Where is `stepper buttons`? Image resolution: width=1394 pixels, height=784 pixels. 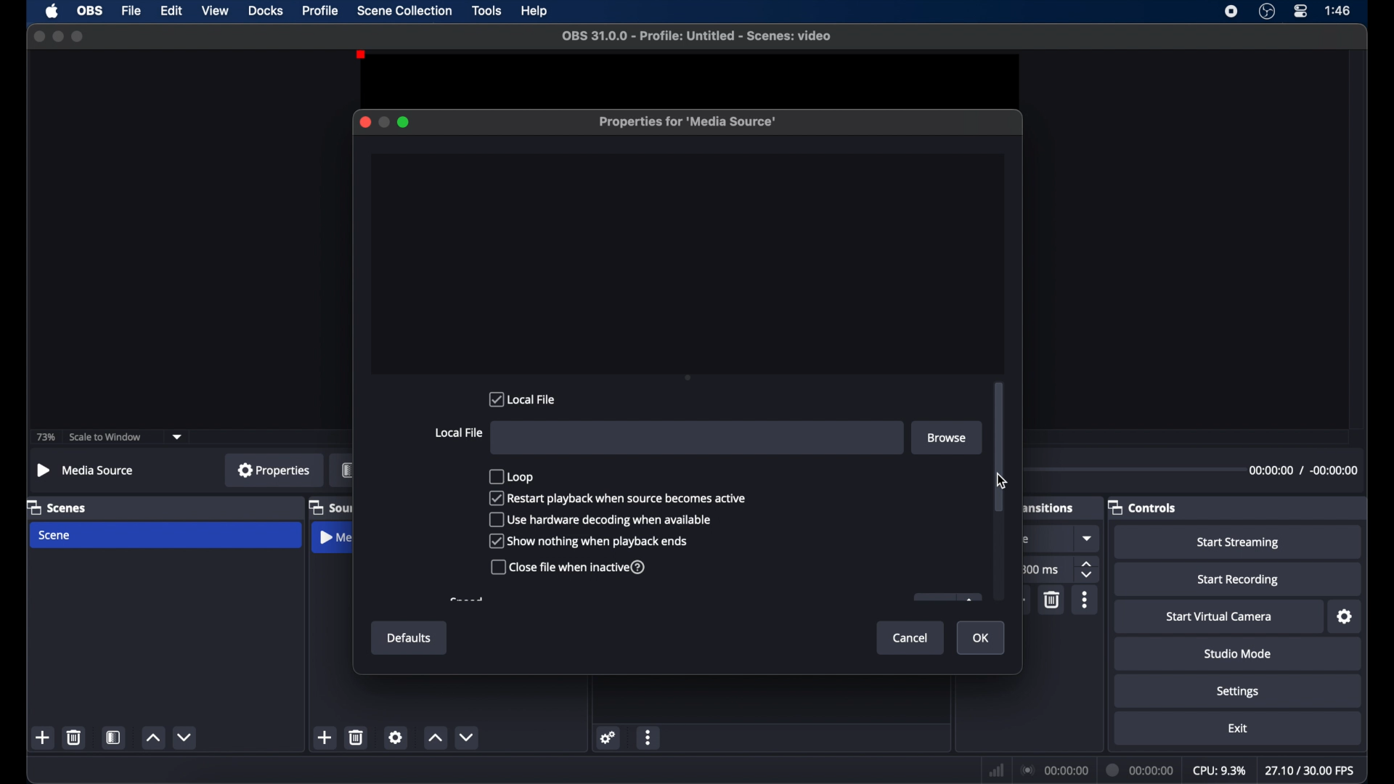
stepper buttons is located at coordinates (1088, 570).